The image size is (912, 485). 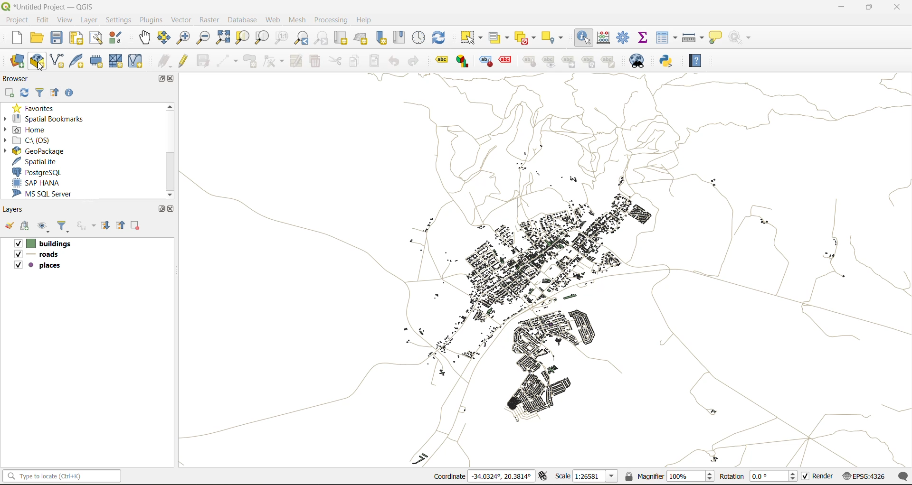 I want to click on select location, so click(x=555, y=38).